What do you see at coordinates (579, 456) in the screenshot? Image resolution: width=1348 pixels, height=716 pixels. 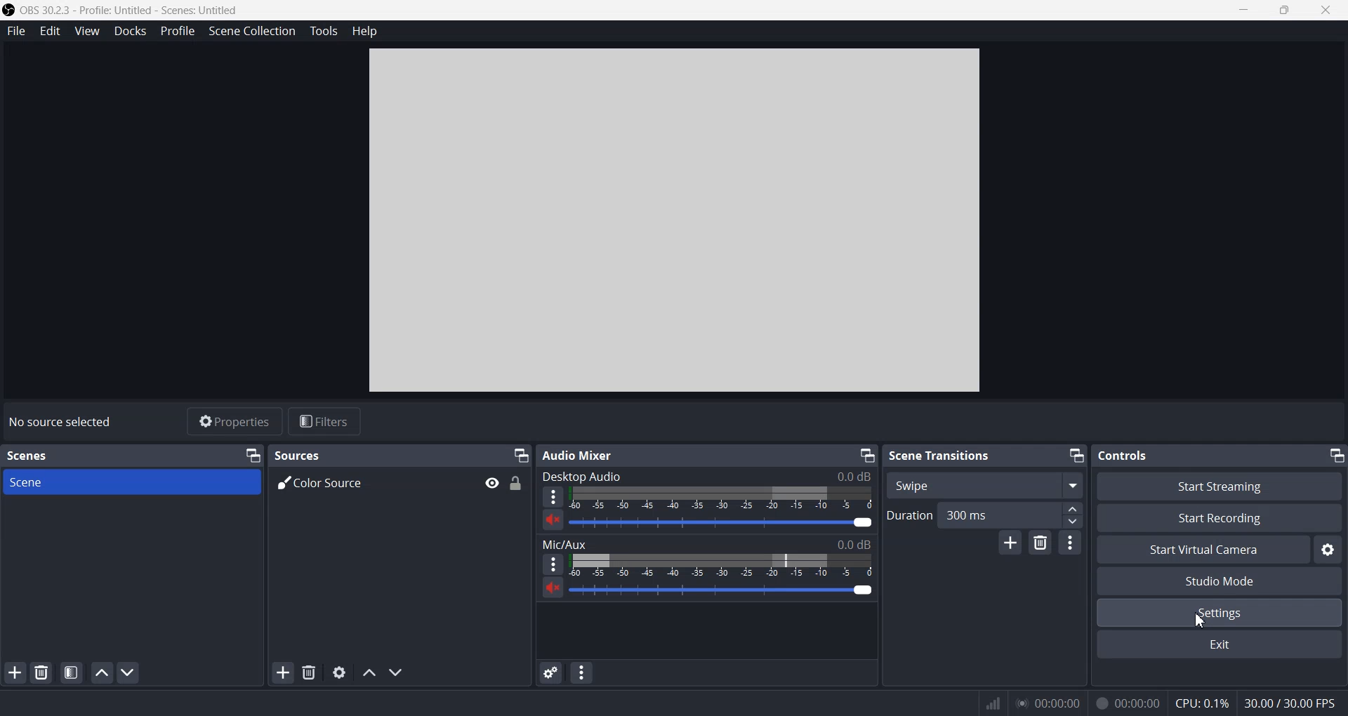 I see `Text` at bounding box center [579, 456].